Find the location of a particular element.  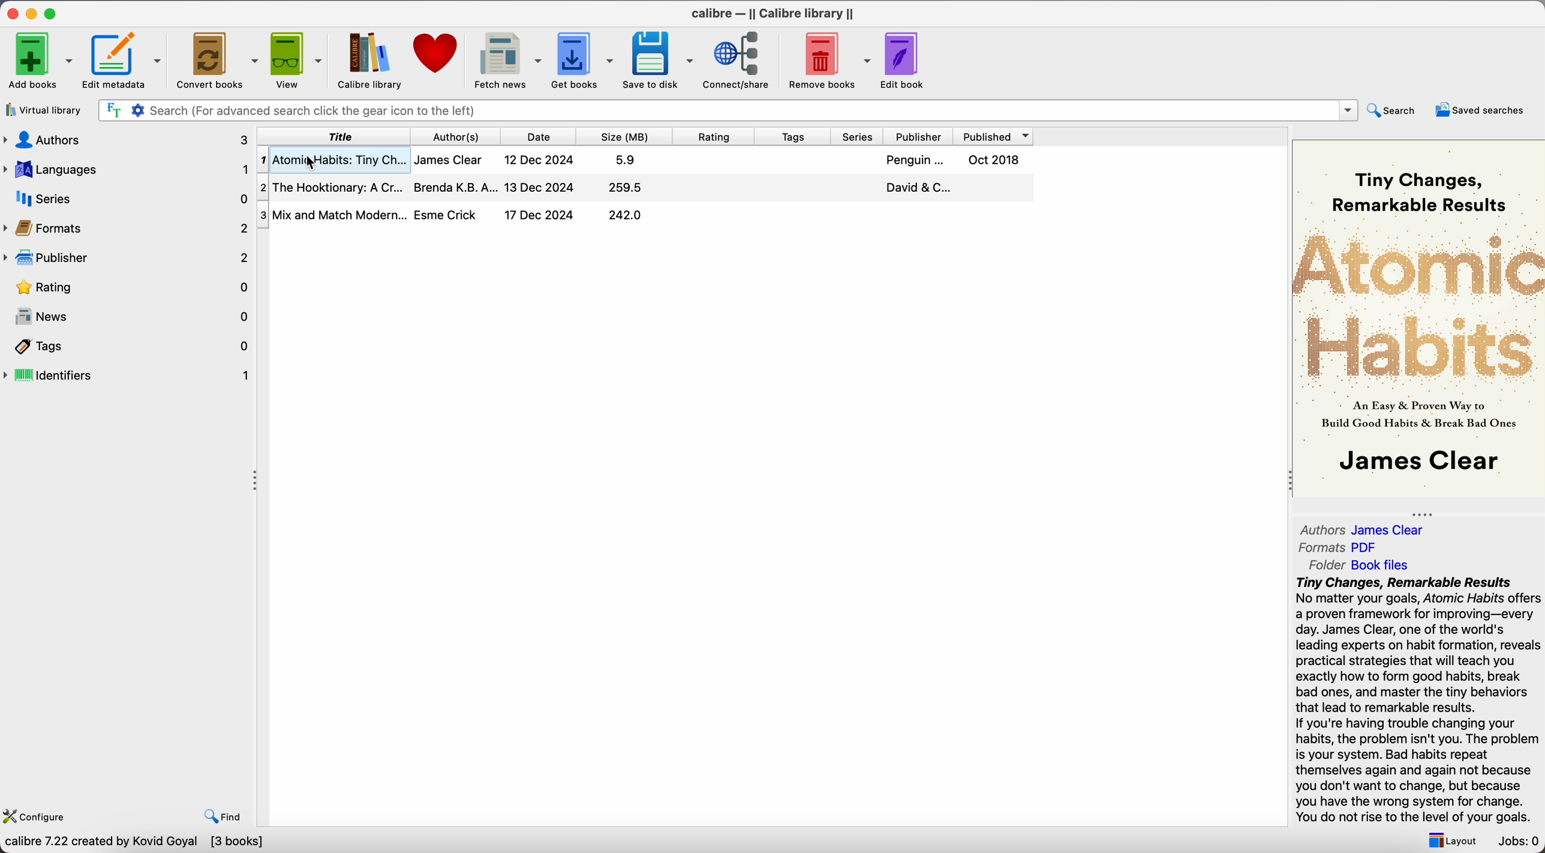

calibre library is located at coordinates (367, 60).